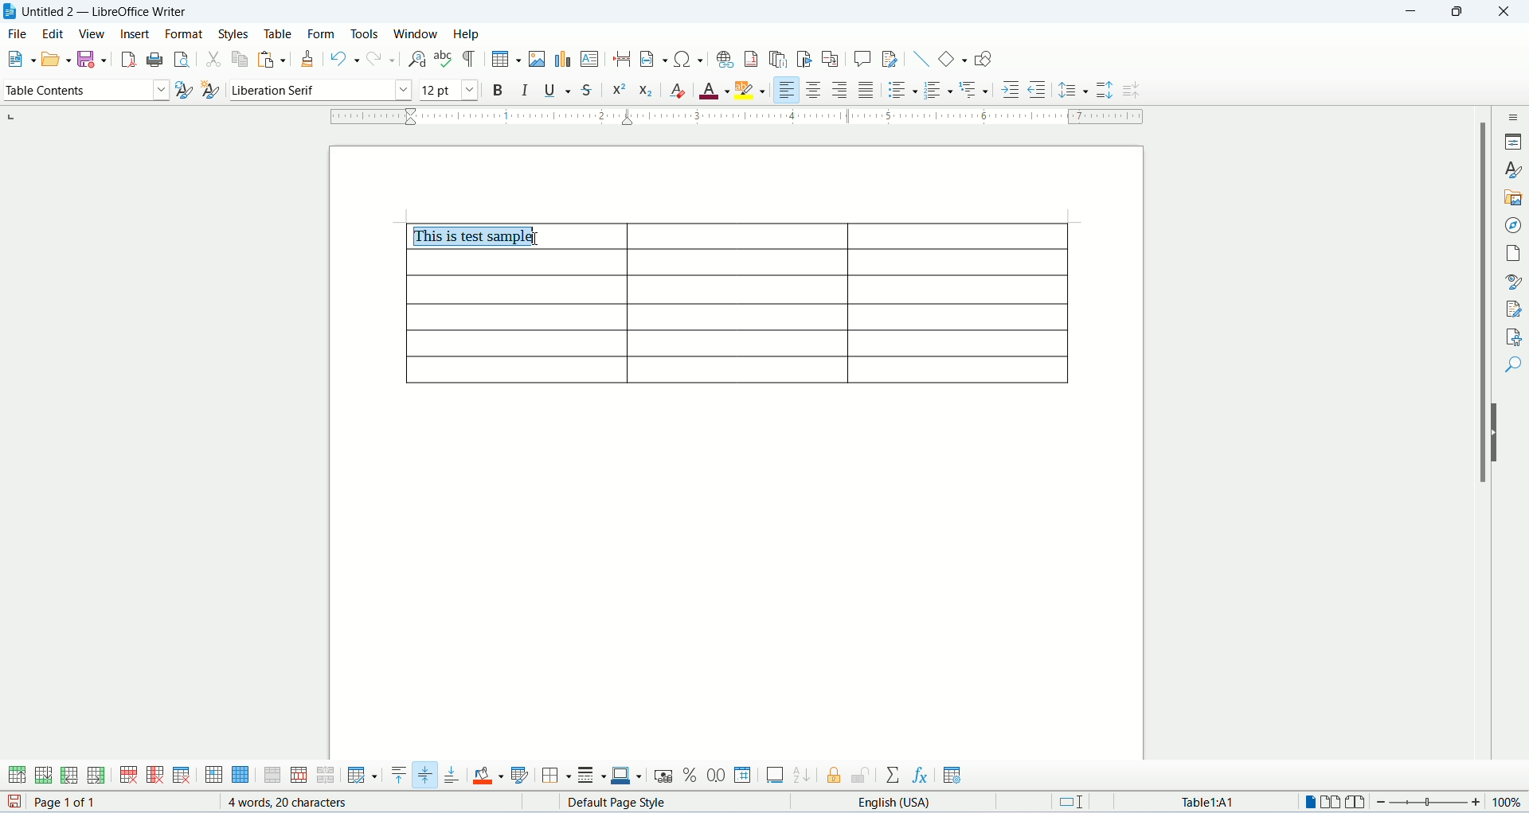 The image size is (1529, 813). Describe the element at coordinates (1432, 803) in the screenshot. I see `zoom bar` at that location.